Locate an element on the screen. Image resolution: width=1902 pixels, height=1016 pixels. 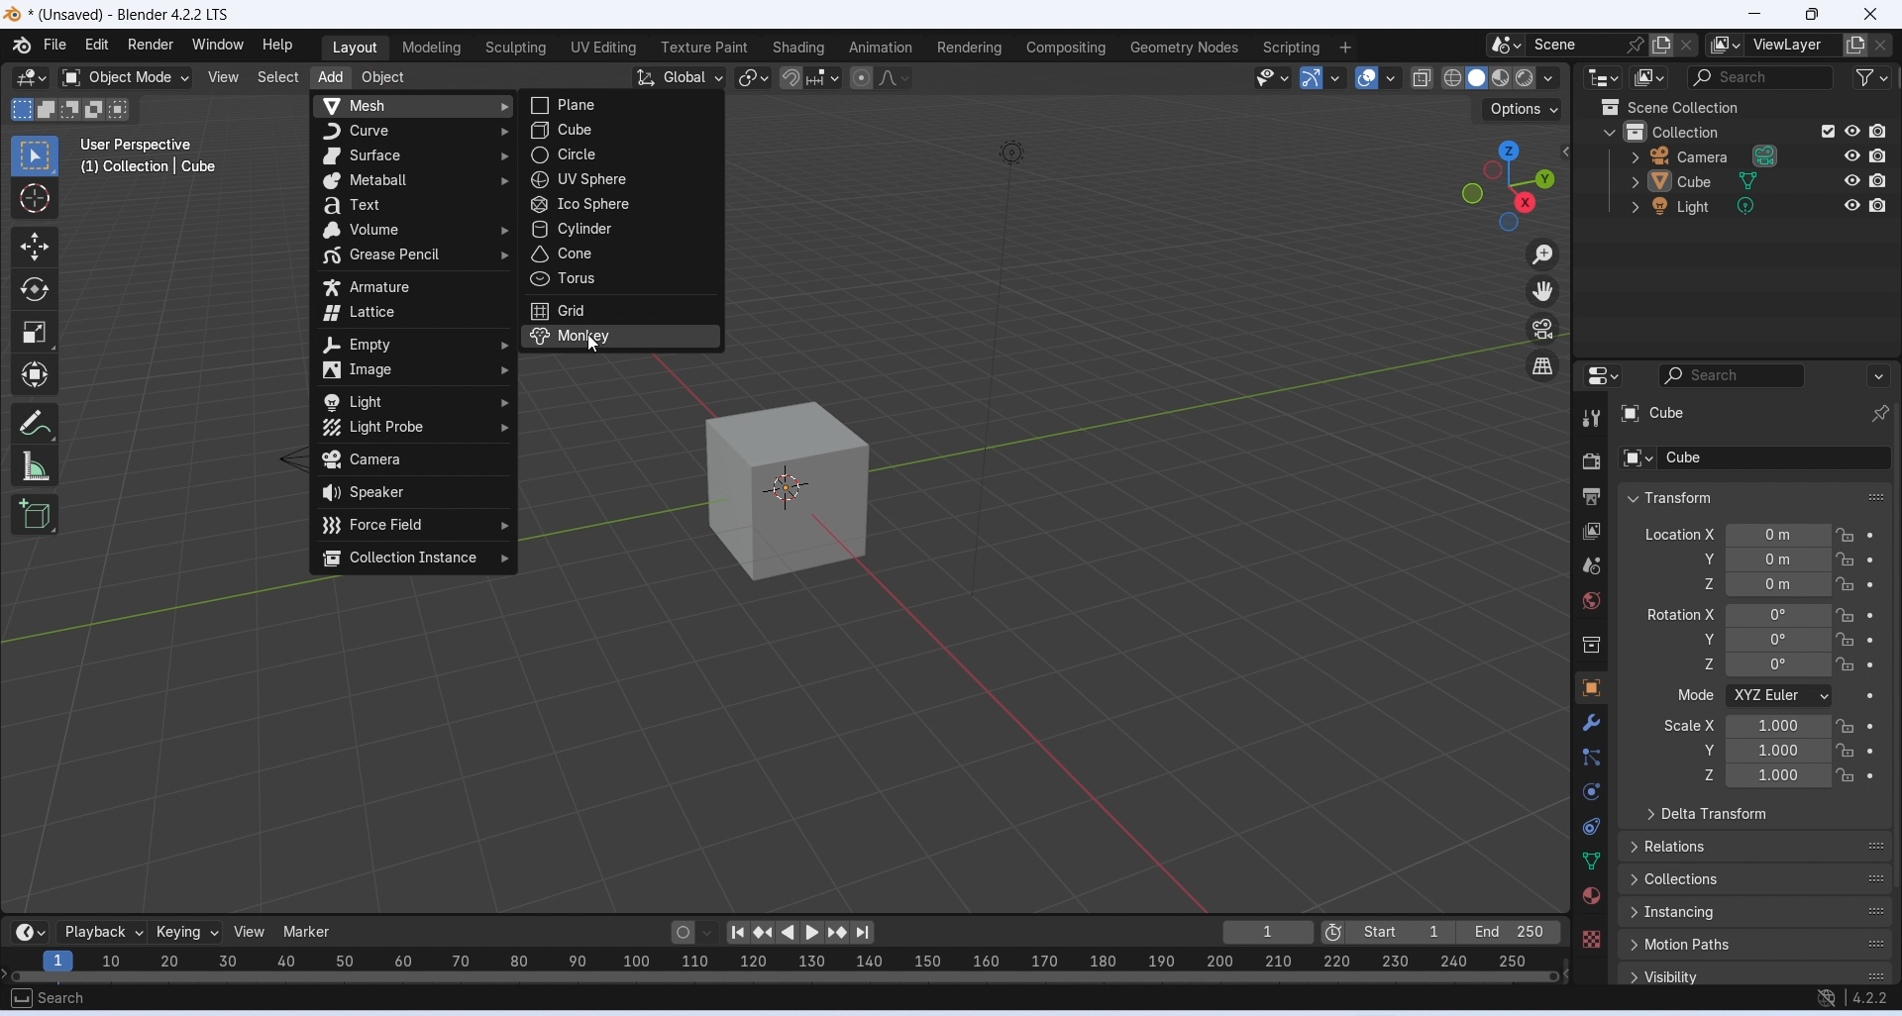
(1) Collection | Cube is located at coordinates (151, 166).